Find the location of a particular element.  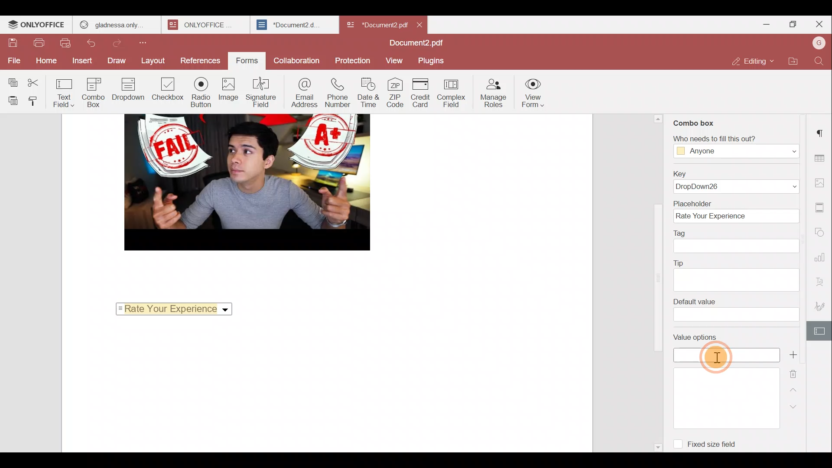

Close is located at coordinates (819, 24).